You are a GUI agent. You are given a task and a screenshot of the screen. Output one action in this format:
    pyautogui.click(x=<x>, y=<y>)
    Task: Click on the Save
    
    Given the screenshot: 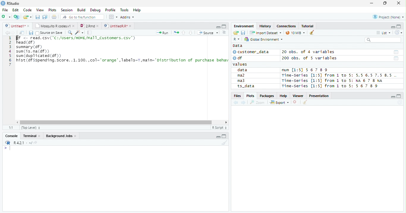 What is the action you would take?
    pyautogui.click(x=37, y=17)
    